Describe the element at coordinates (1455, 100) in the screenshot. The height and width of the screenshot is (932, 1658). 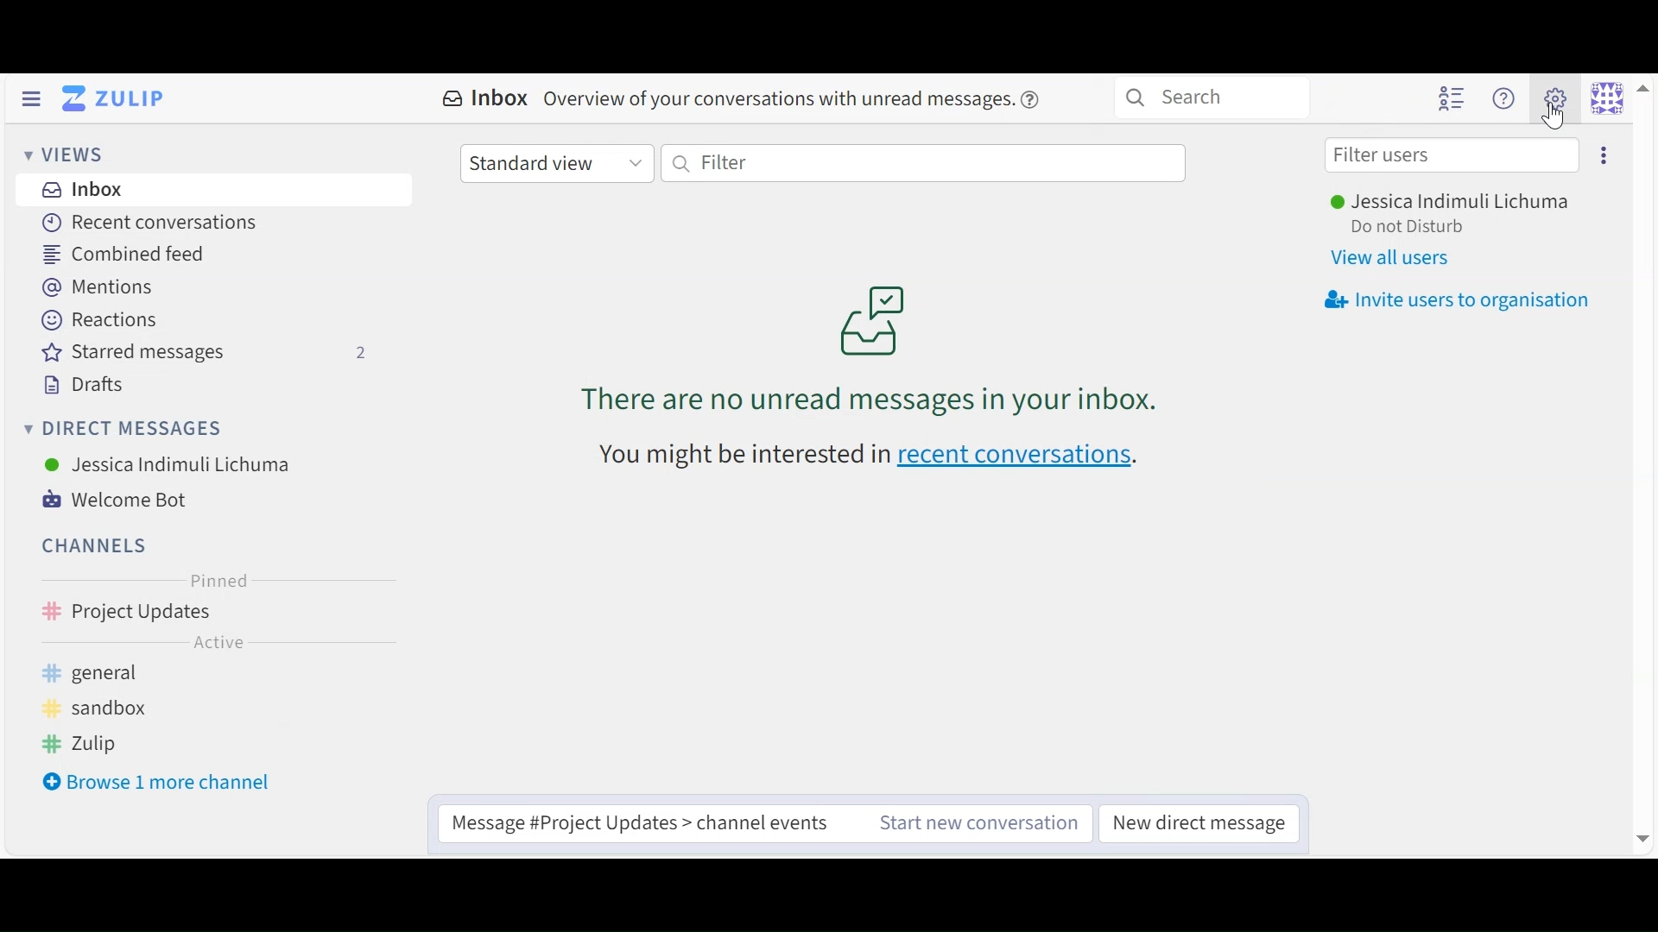
I see `Hide User list` at that location.